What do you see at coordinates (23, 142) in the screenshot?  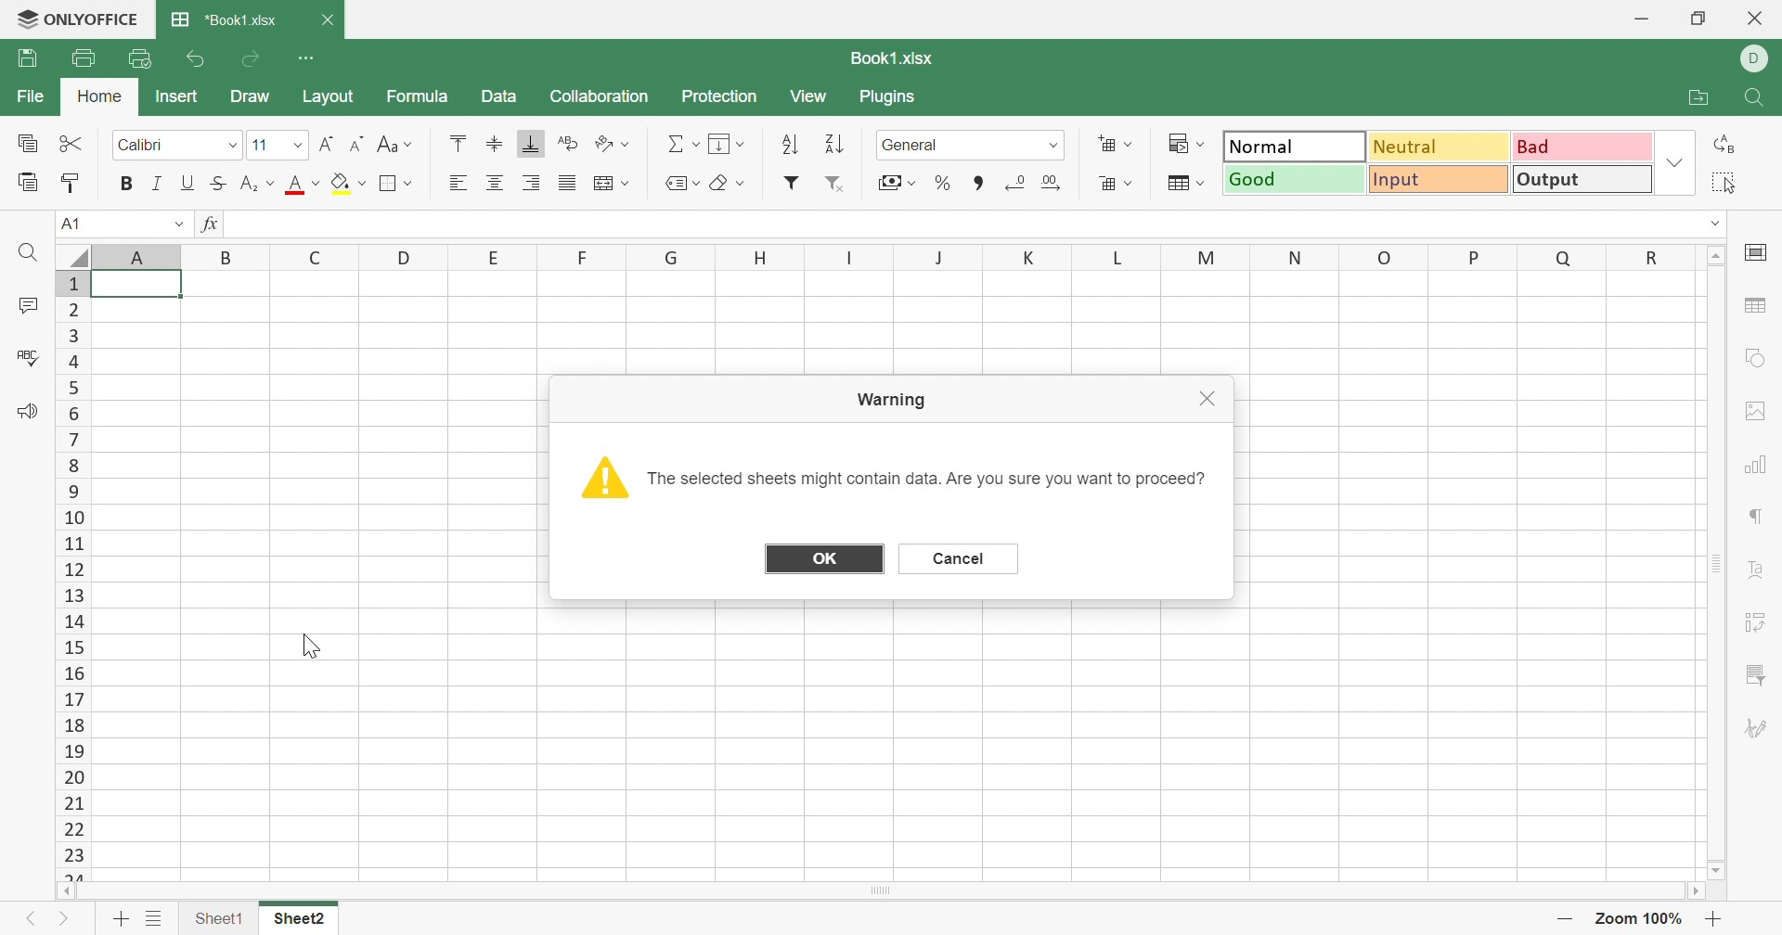 I see `Copy` at bounding box center [23, 142].